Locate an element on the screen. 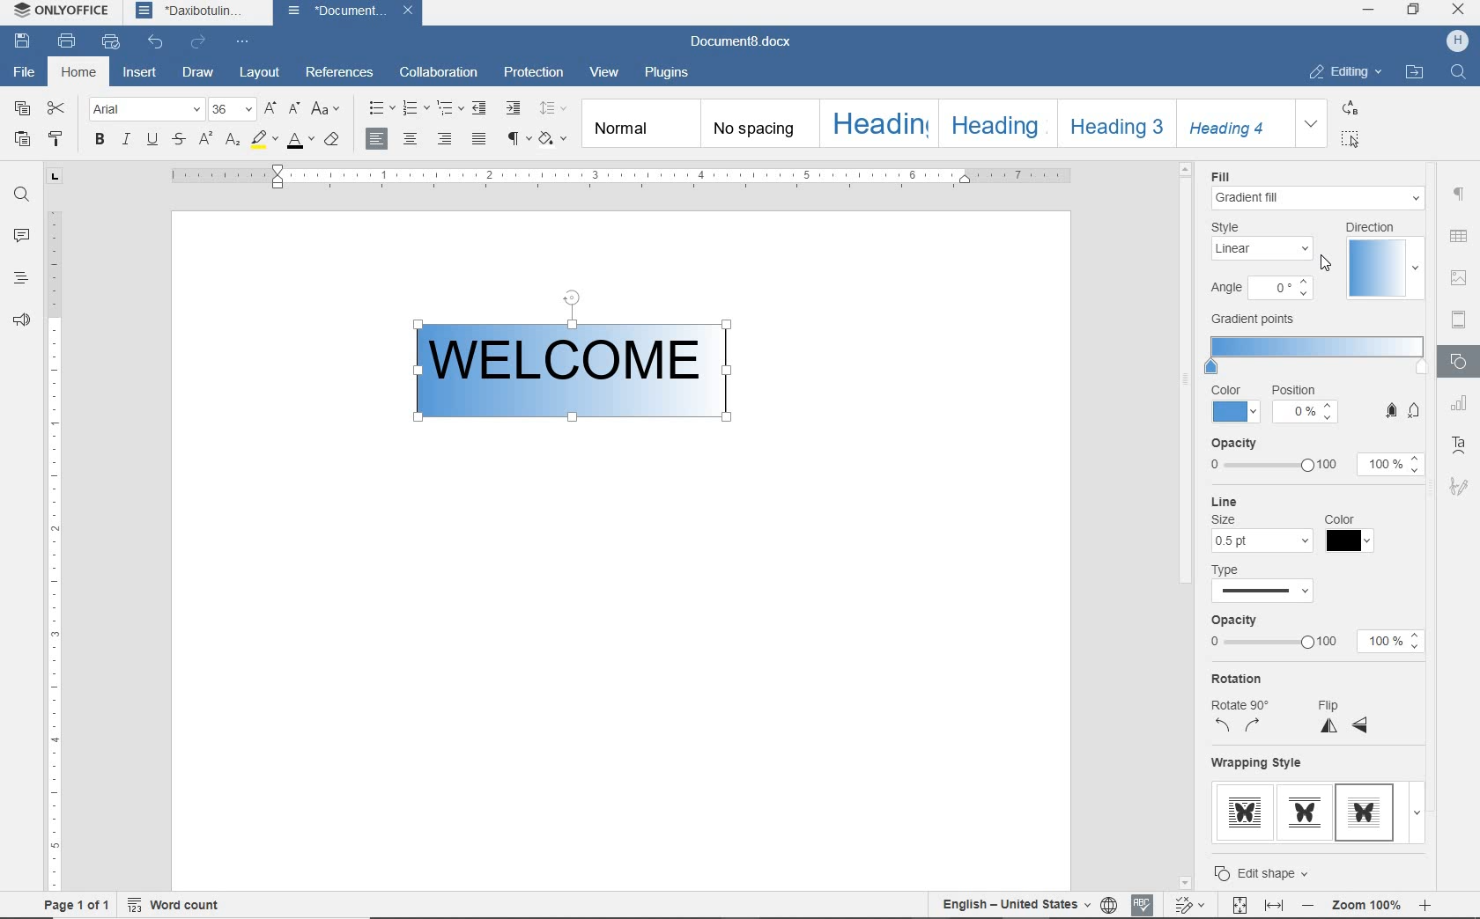 The image size is (1480, 919). FONT SIZE is located at coordinates (231, 109).